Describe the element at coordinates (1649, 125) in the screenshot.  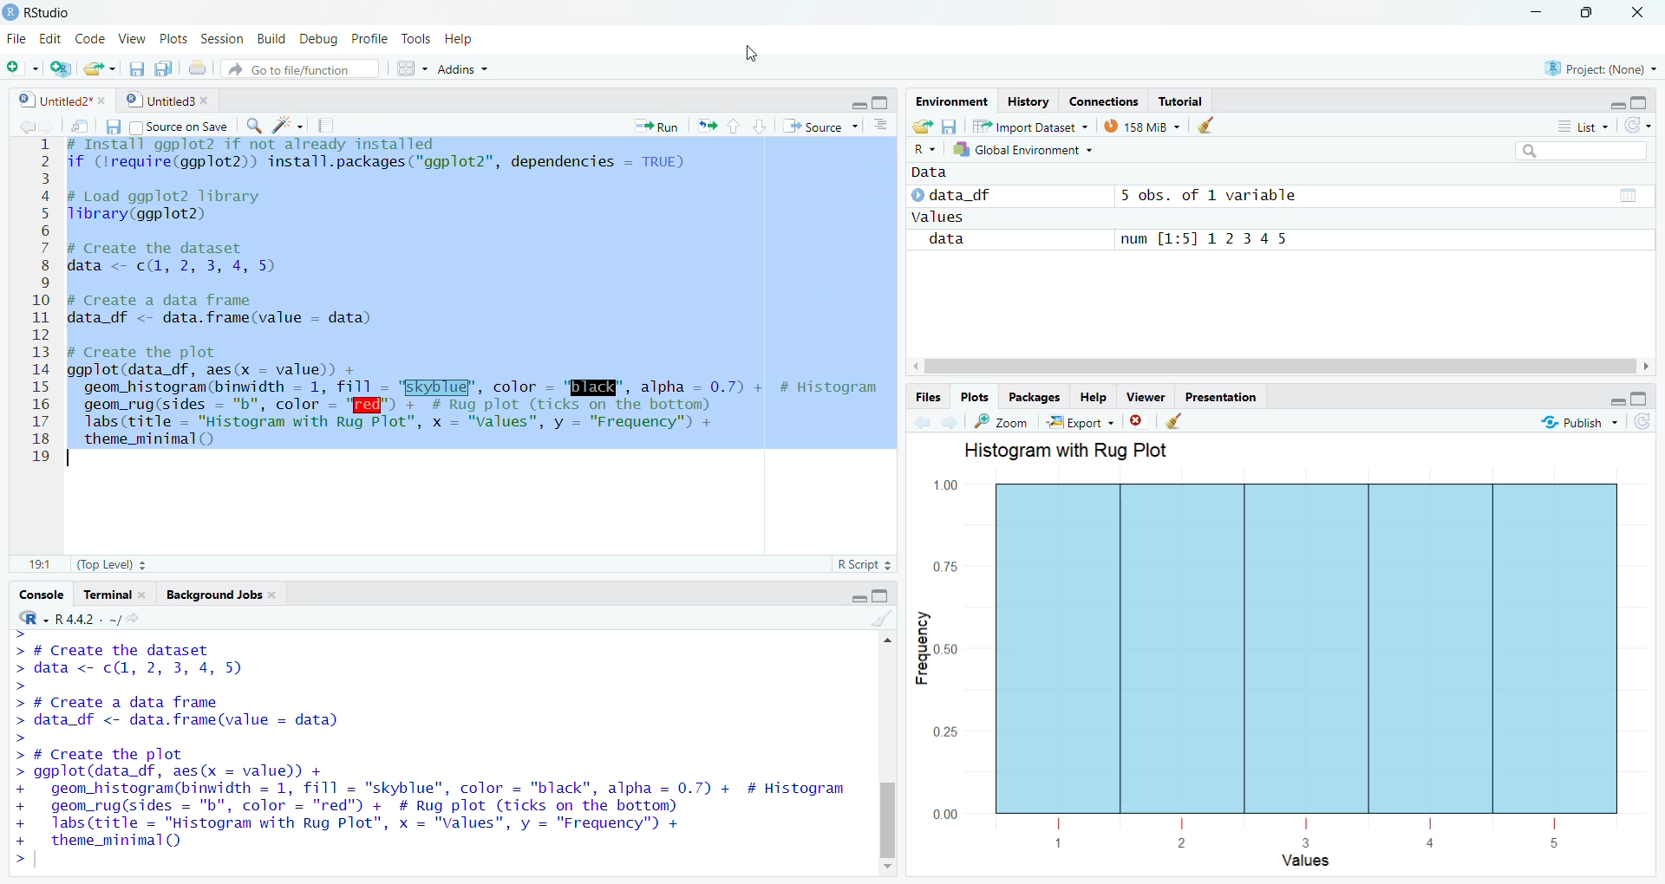
I see `refresh` at that location.